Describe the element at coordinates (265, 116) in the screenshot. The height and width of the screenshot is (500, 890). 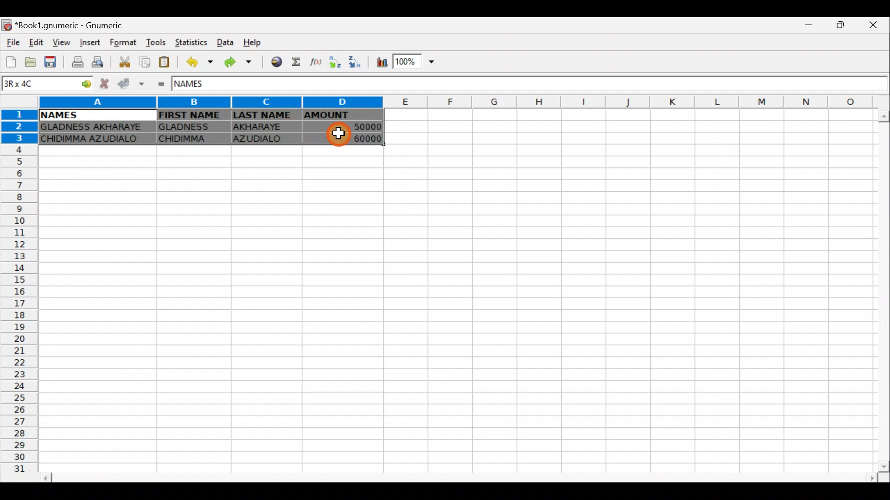
I see `LAST NAME` at that location.